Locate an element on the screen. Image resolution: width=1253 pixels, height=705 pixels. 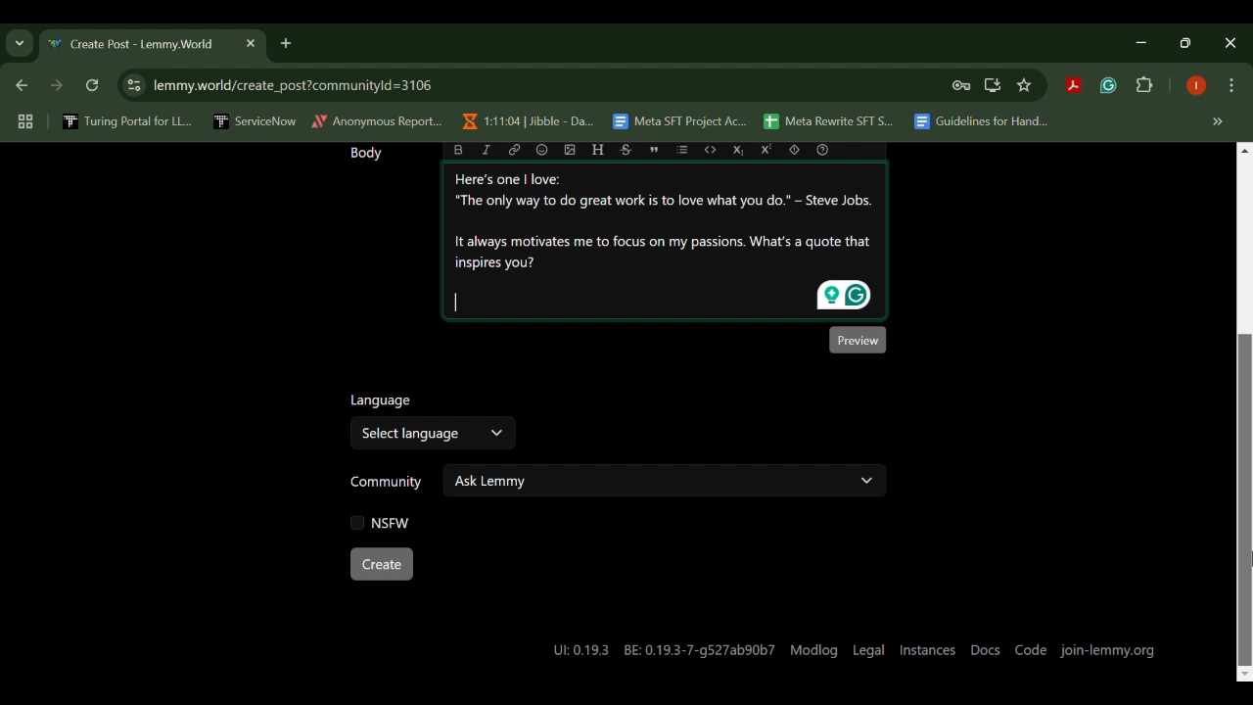
bold is located at coordinates (459, 150).